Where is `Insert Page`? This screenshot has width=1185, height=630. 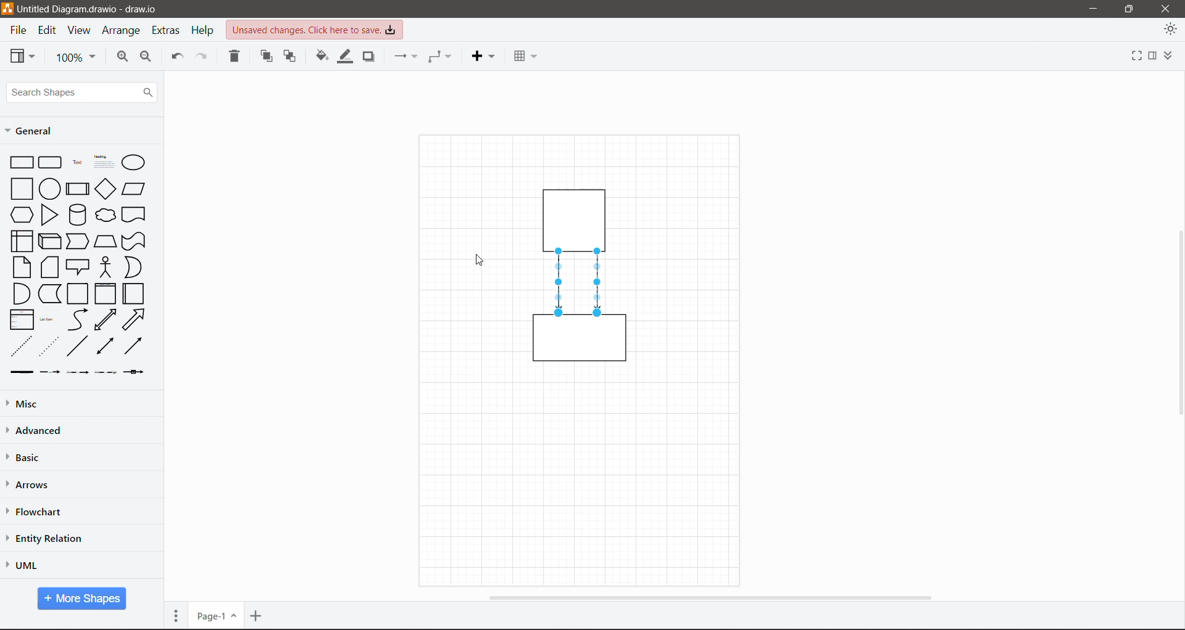 Insert Page is located at coordinates (257, 616).